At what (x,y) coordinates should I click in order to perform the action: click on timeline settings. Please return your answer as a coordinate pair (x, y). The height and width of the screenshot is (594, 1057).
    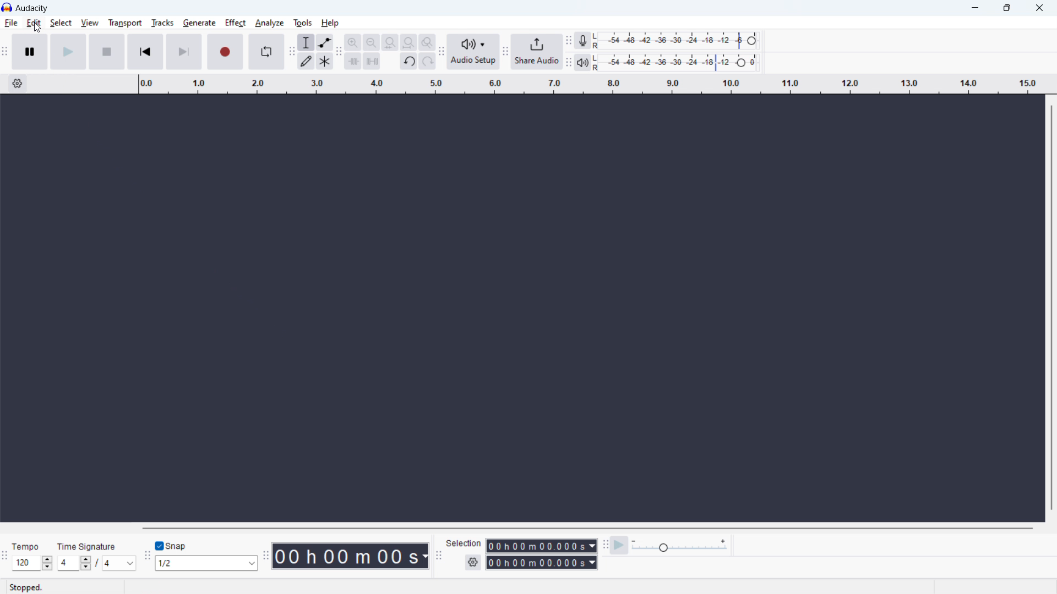
    Looking at the image, I should click on (18, 84).